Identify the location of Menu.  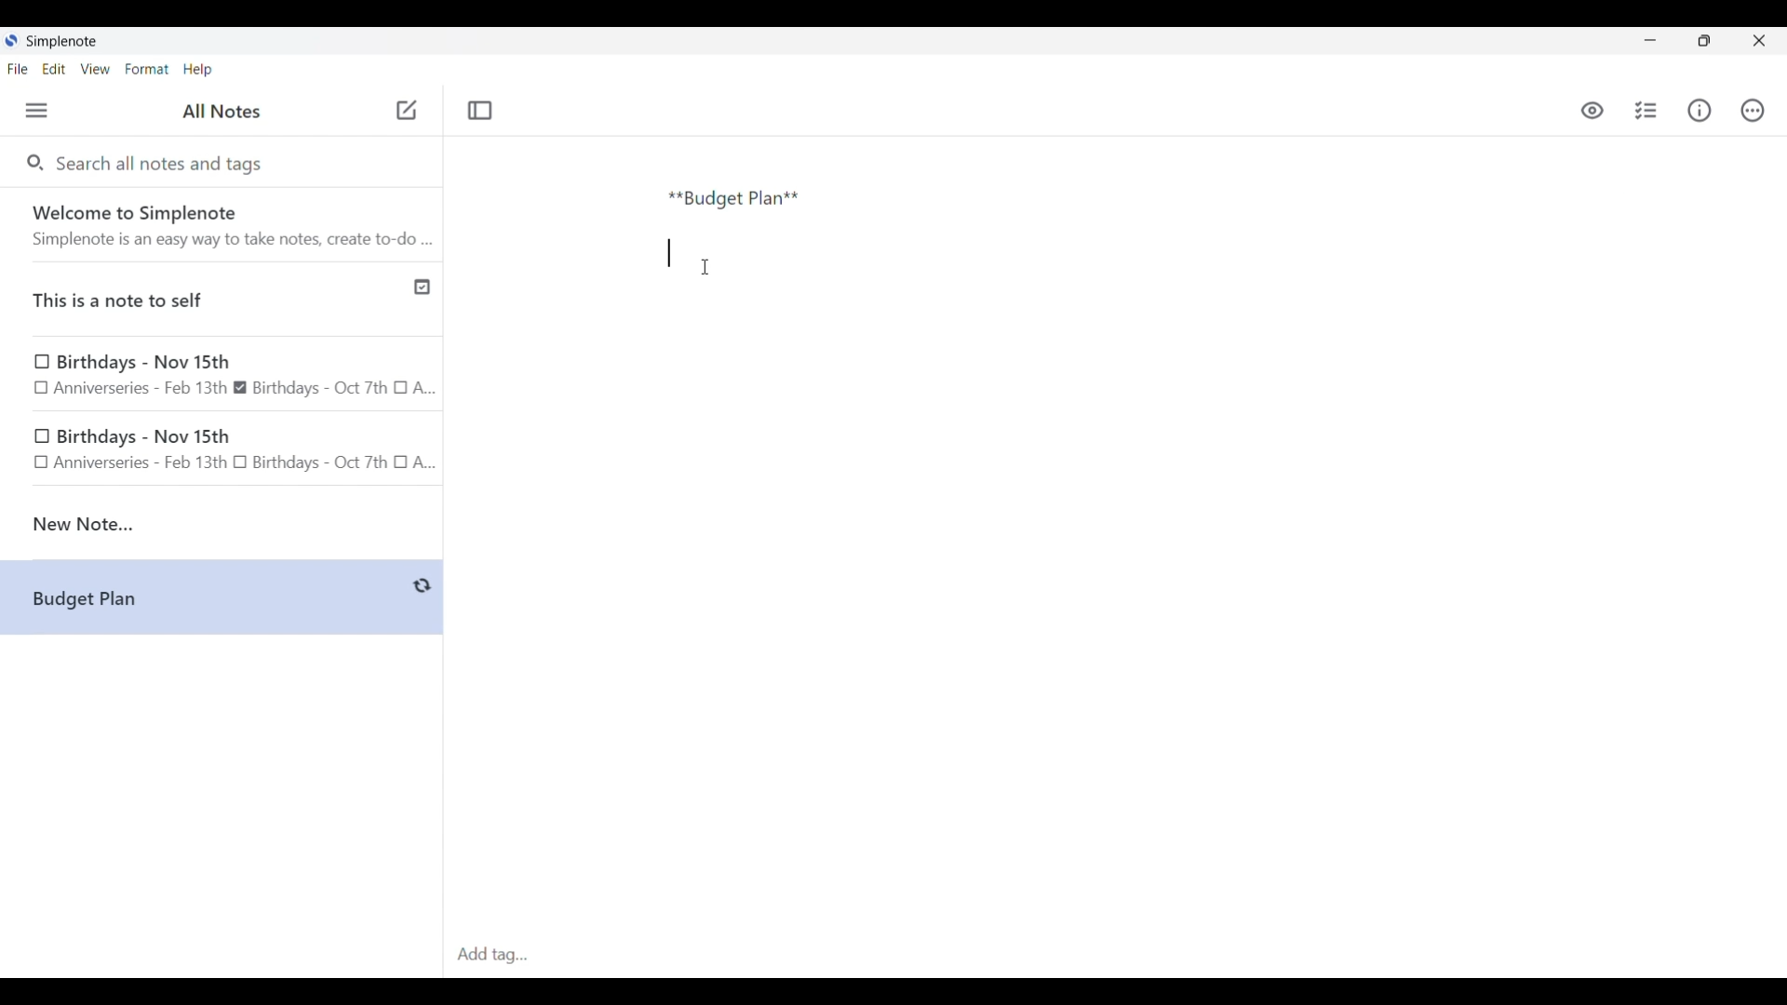
(36, 110).